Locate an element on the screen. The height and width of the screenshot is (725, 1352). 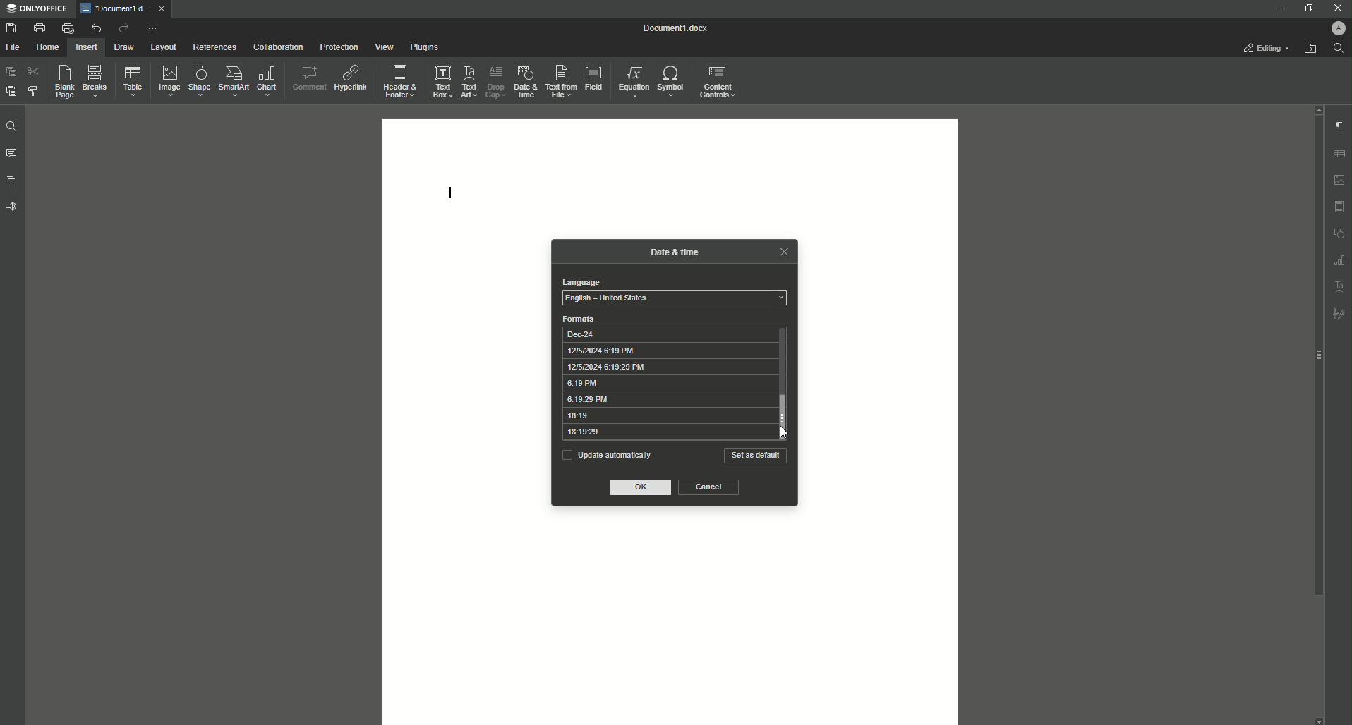
Undo is located at coordinates (95, 28).